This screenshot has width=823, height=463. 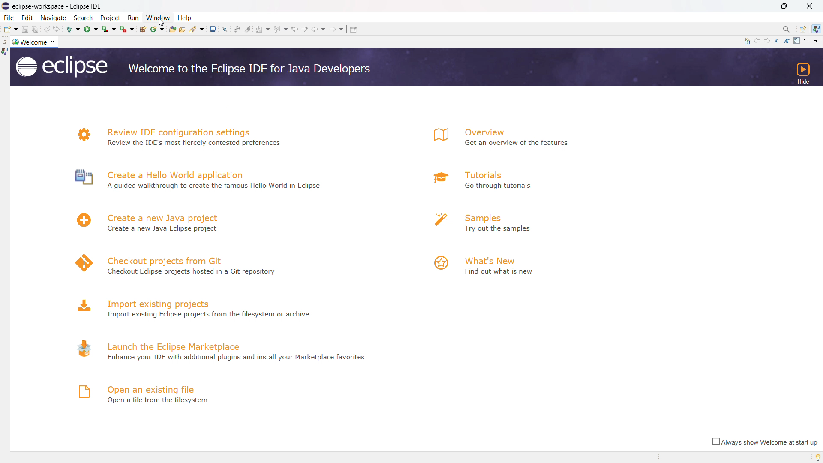 I want to click on open a terminal, so click(x=213, y=29).